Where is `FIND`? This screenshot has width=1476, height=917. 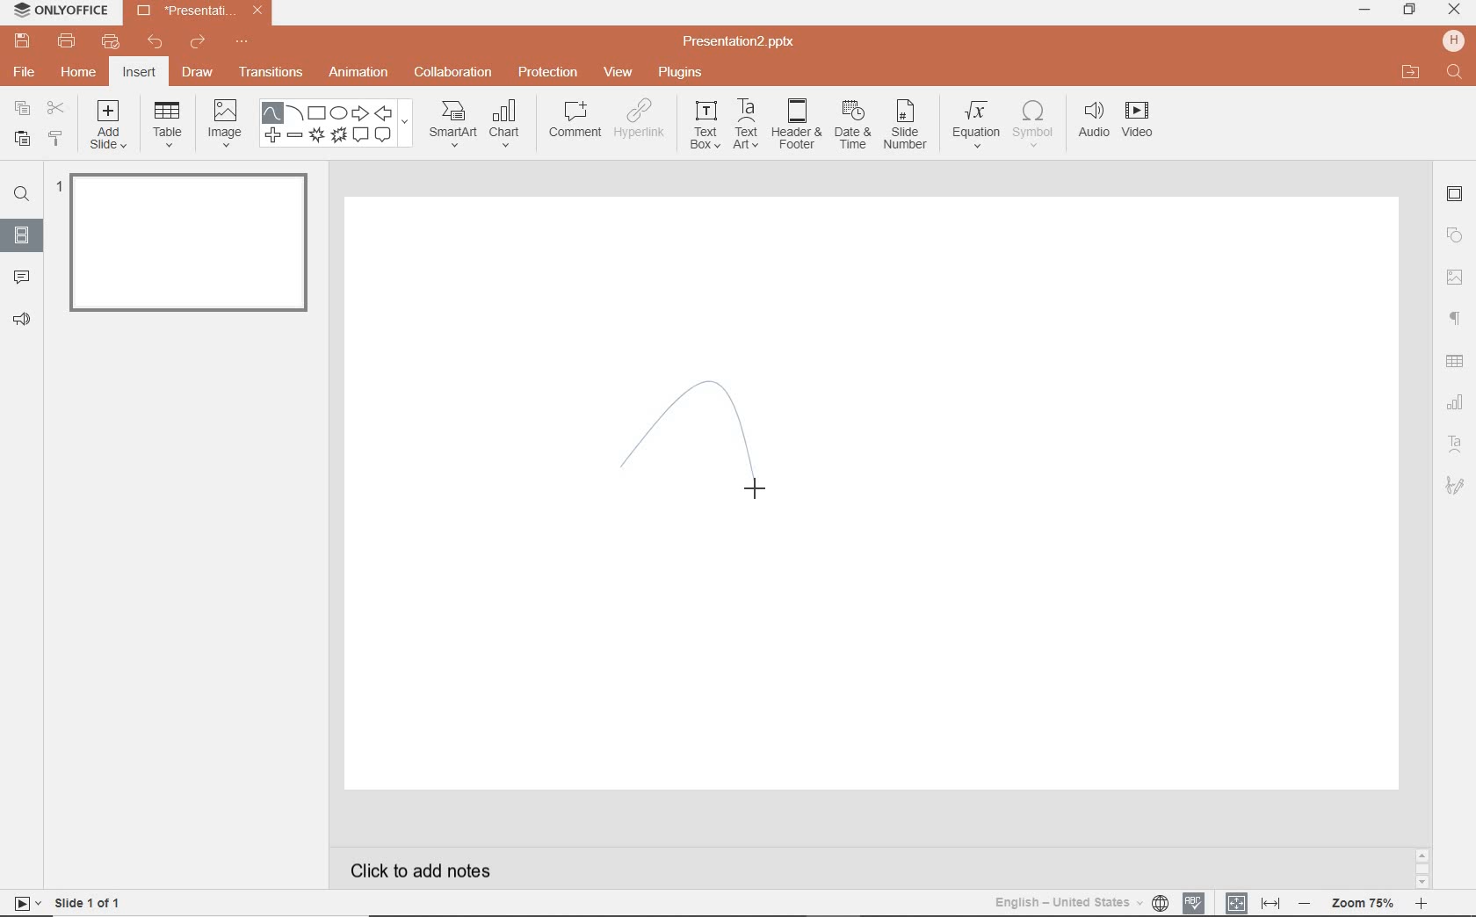 FIND is located at coordinates (1454, 73).